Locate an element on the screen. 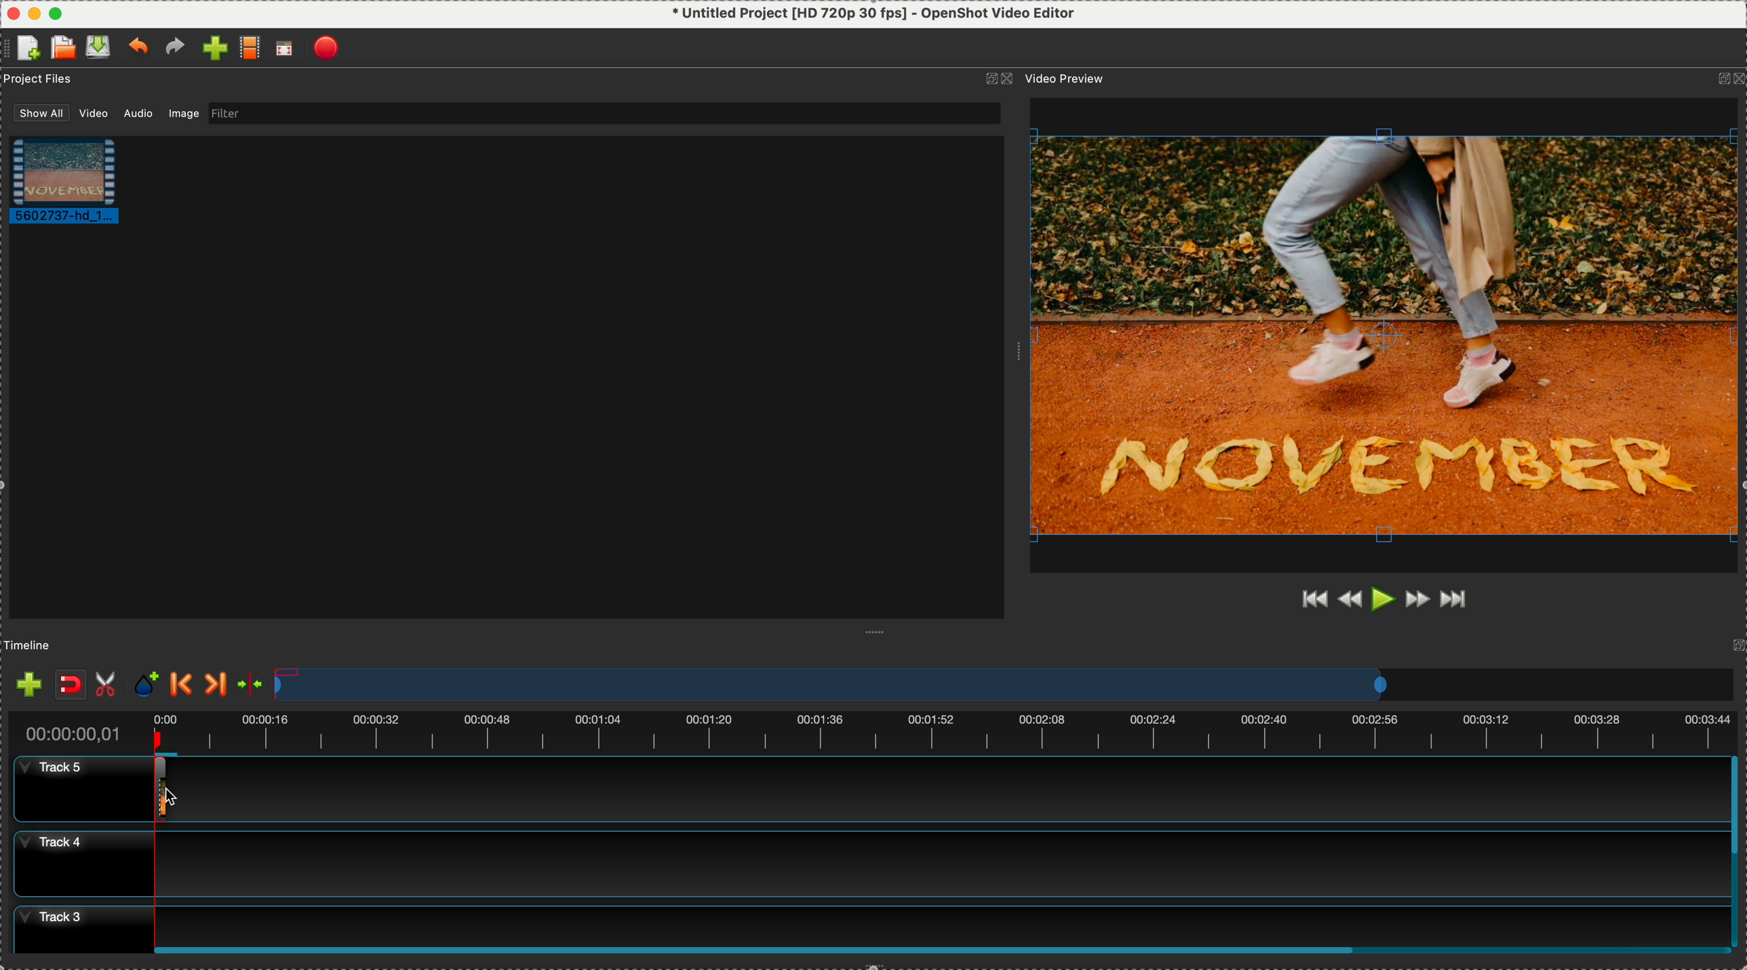  enable razor is located at coordinates (109, 683).